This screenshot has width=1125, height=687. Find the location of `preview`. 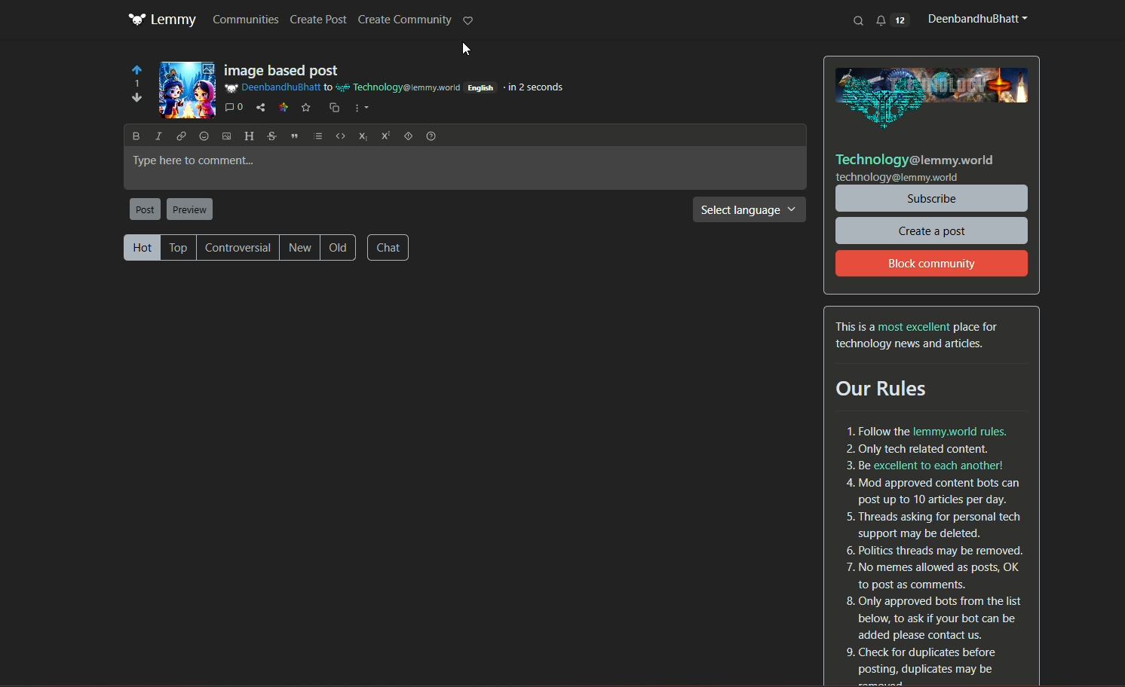

preview is located at coordinates (189, 209).